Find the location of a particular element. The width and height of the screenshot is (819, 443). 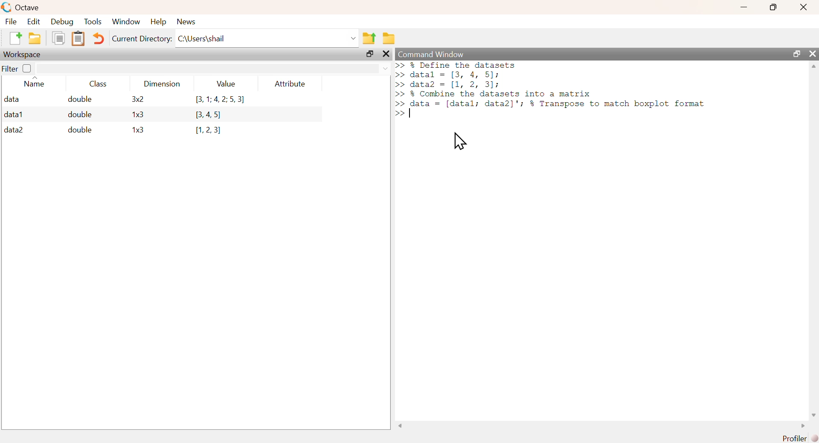

3x2 is located at coordinates (137, 99).